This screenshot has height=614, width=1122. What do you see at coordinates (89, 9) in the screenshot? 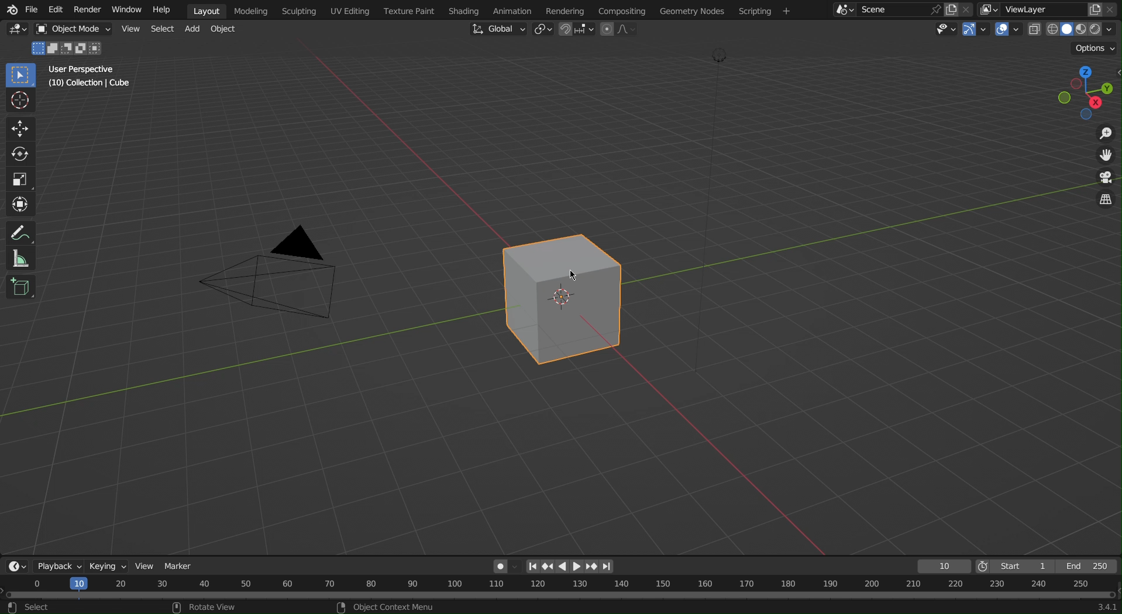
I see `Render` at bounding box center [89, 9].